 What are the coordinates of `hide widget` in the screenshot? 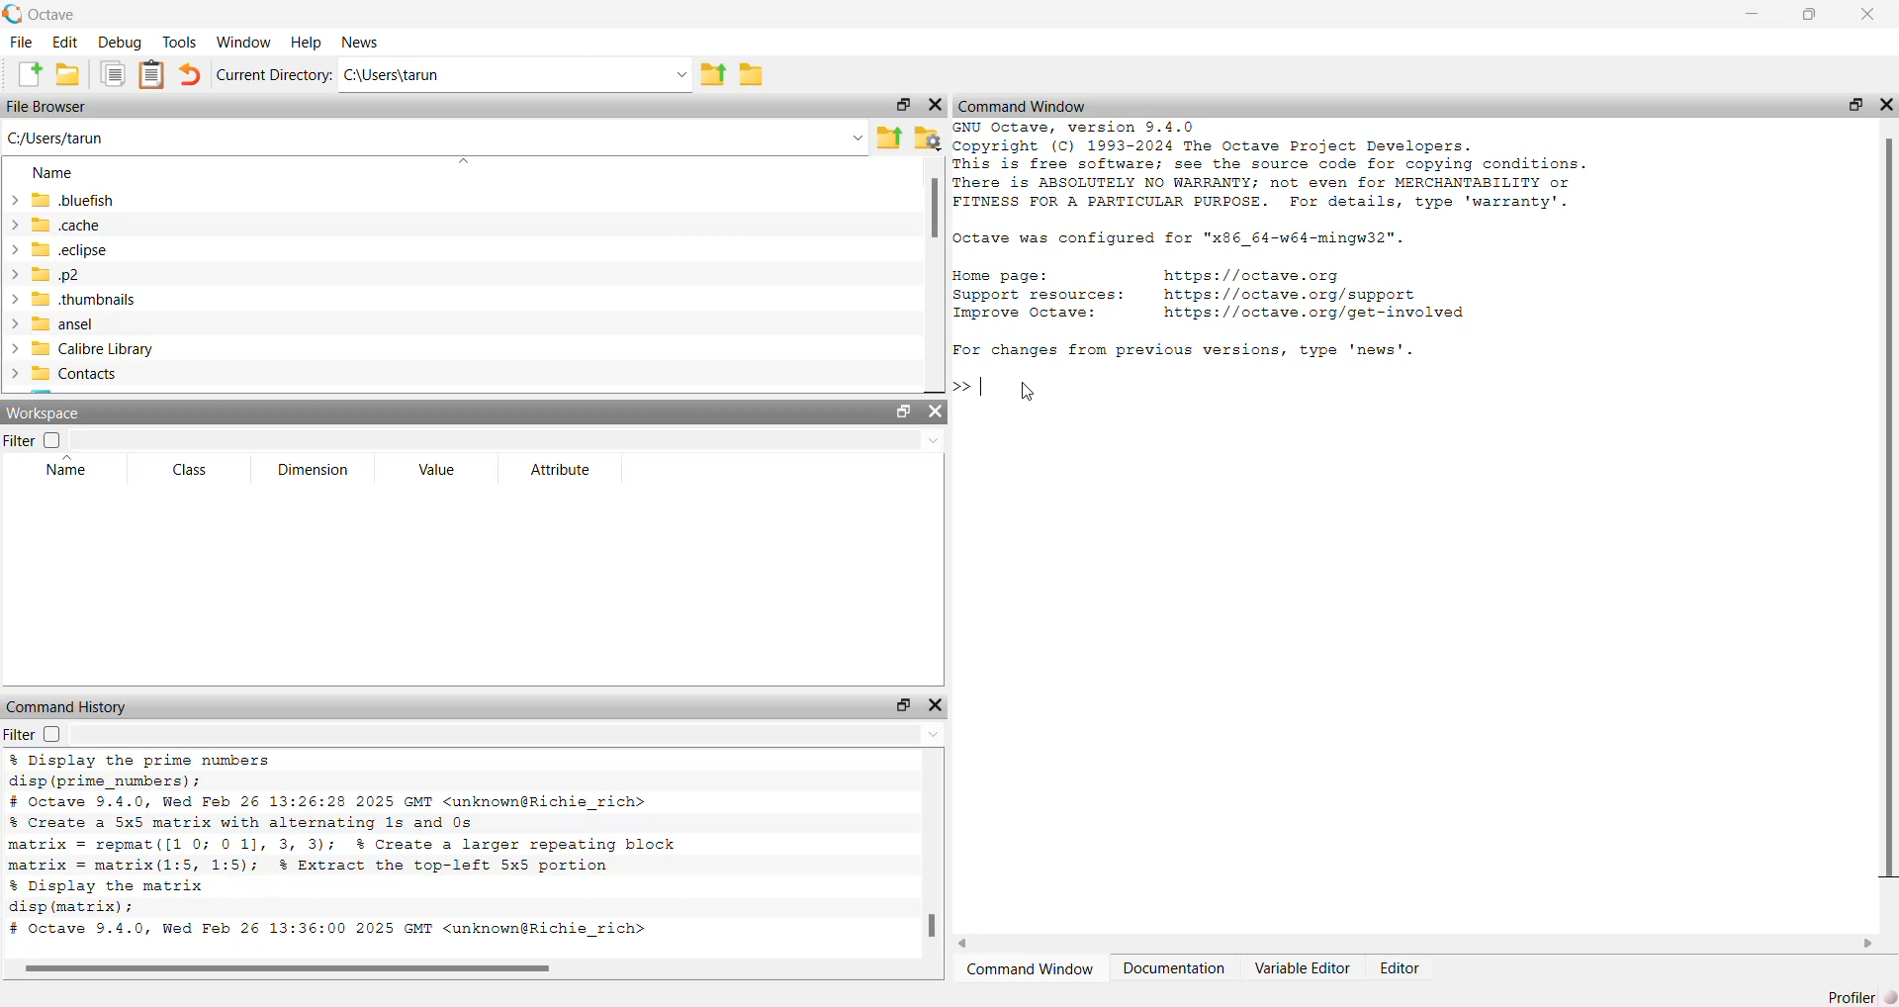 It's located at (937, 413).